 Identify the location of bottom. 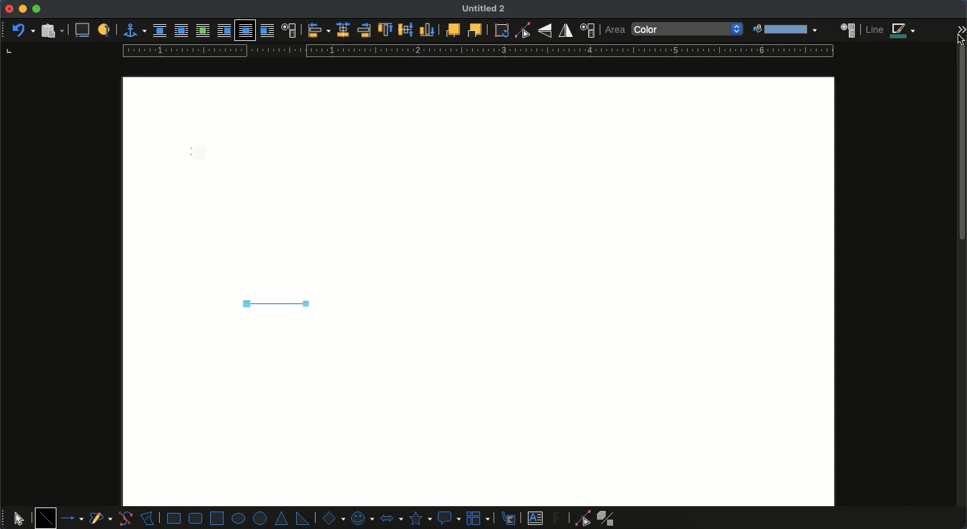
(428, 30).